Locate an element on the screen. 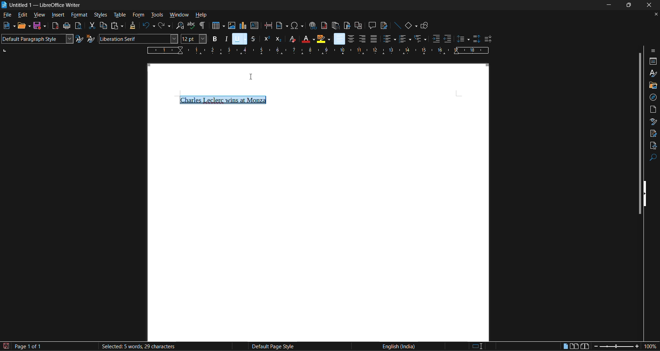 The width and height of the screenshot is (660, 351). view is located at coordinates (38, 16).